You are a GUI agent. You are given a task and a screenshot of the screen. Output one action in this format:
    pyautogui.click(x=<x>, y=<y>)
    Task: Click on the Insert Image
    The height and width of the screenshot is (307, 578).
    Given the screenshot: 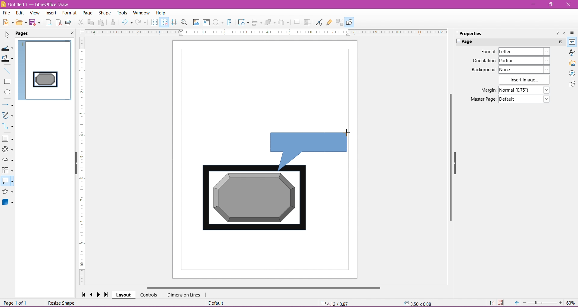 What is the action you would take?
    pyautogui.click(x=525, y=80)
    